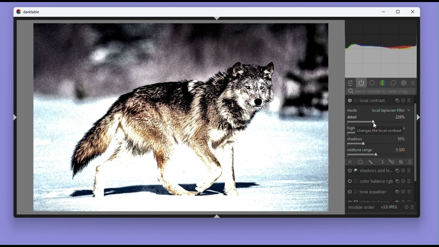 This screenshot has width=439, height=247. What do you see at coordinates (351, 171) in the screenshot?
I see `'shadows and highlights' is switched off` at bounding box center [351, 171].